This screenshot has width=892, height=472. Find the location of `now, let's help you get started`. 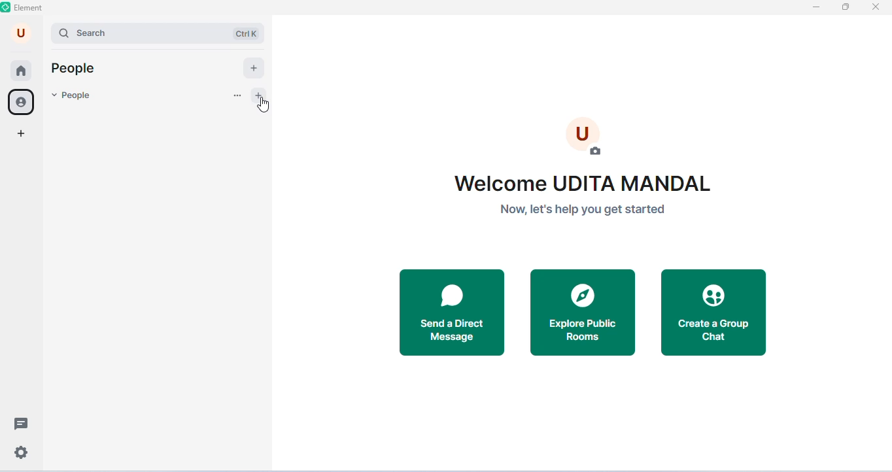

now, let's help you get started is located at coordinates (582, 209).